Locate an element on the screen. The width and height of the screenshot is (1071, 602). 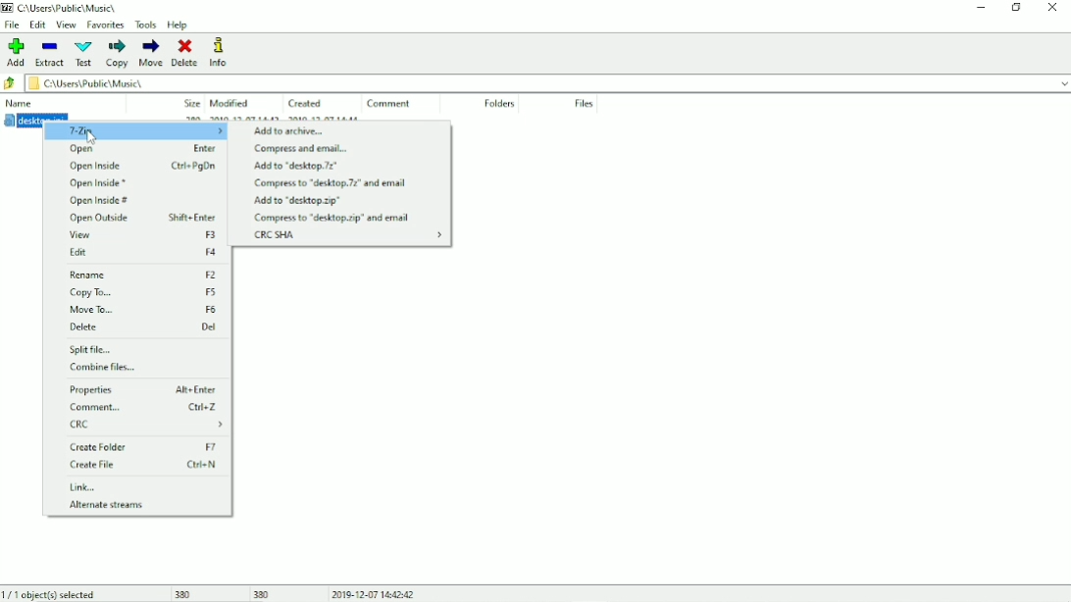
expand is located at coordinates (440, 236).